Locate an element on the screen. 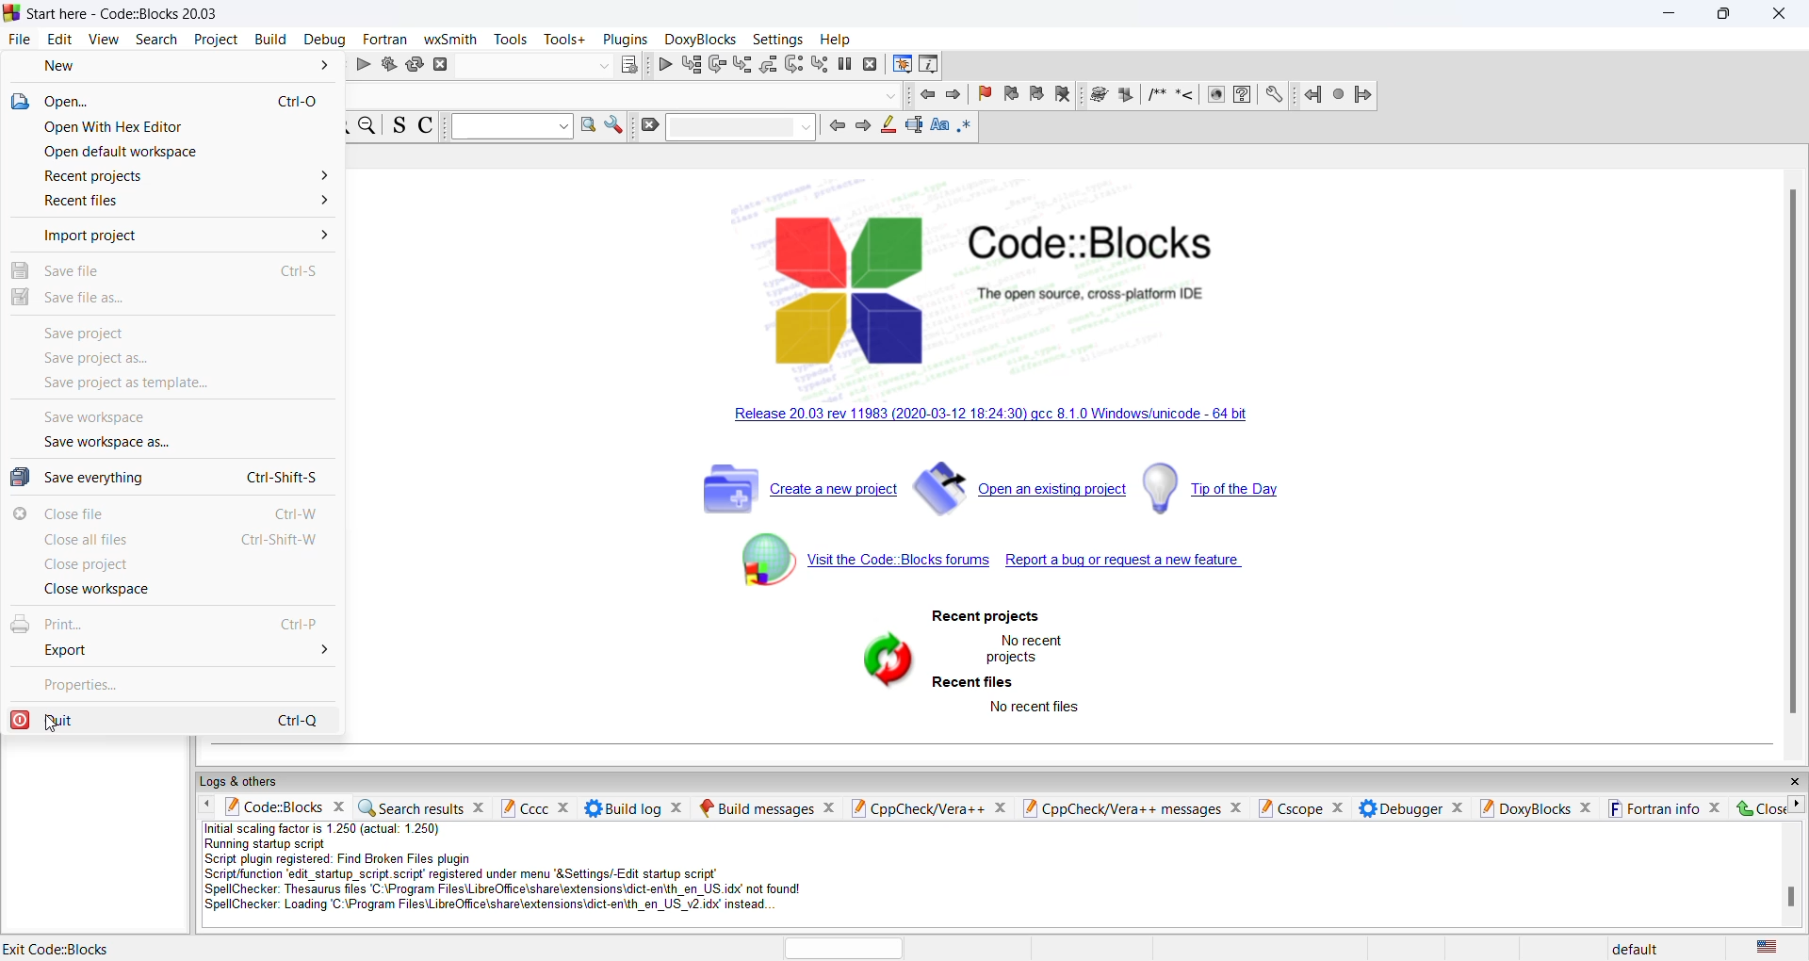 The width and height of the screenshot is (1809, 961). The open source, cross-platform IDE is located at coordinates (1088, 295).